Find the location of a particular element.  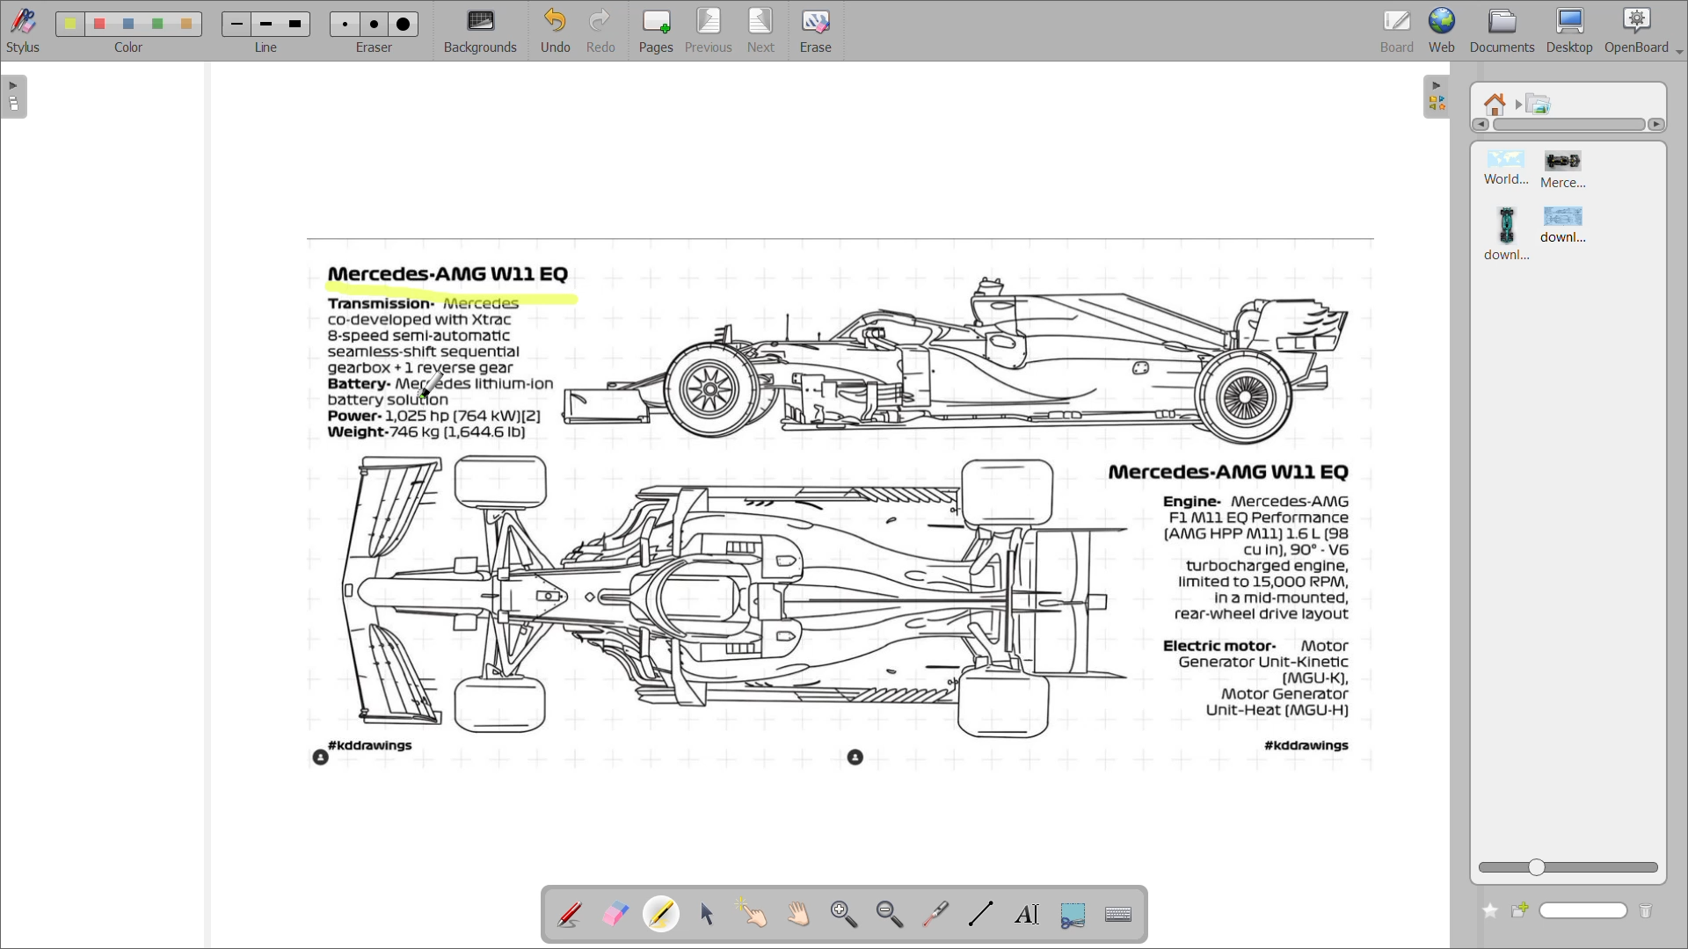

write text is located at coordinates (1026, 914).